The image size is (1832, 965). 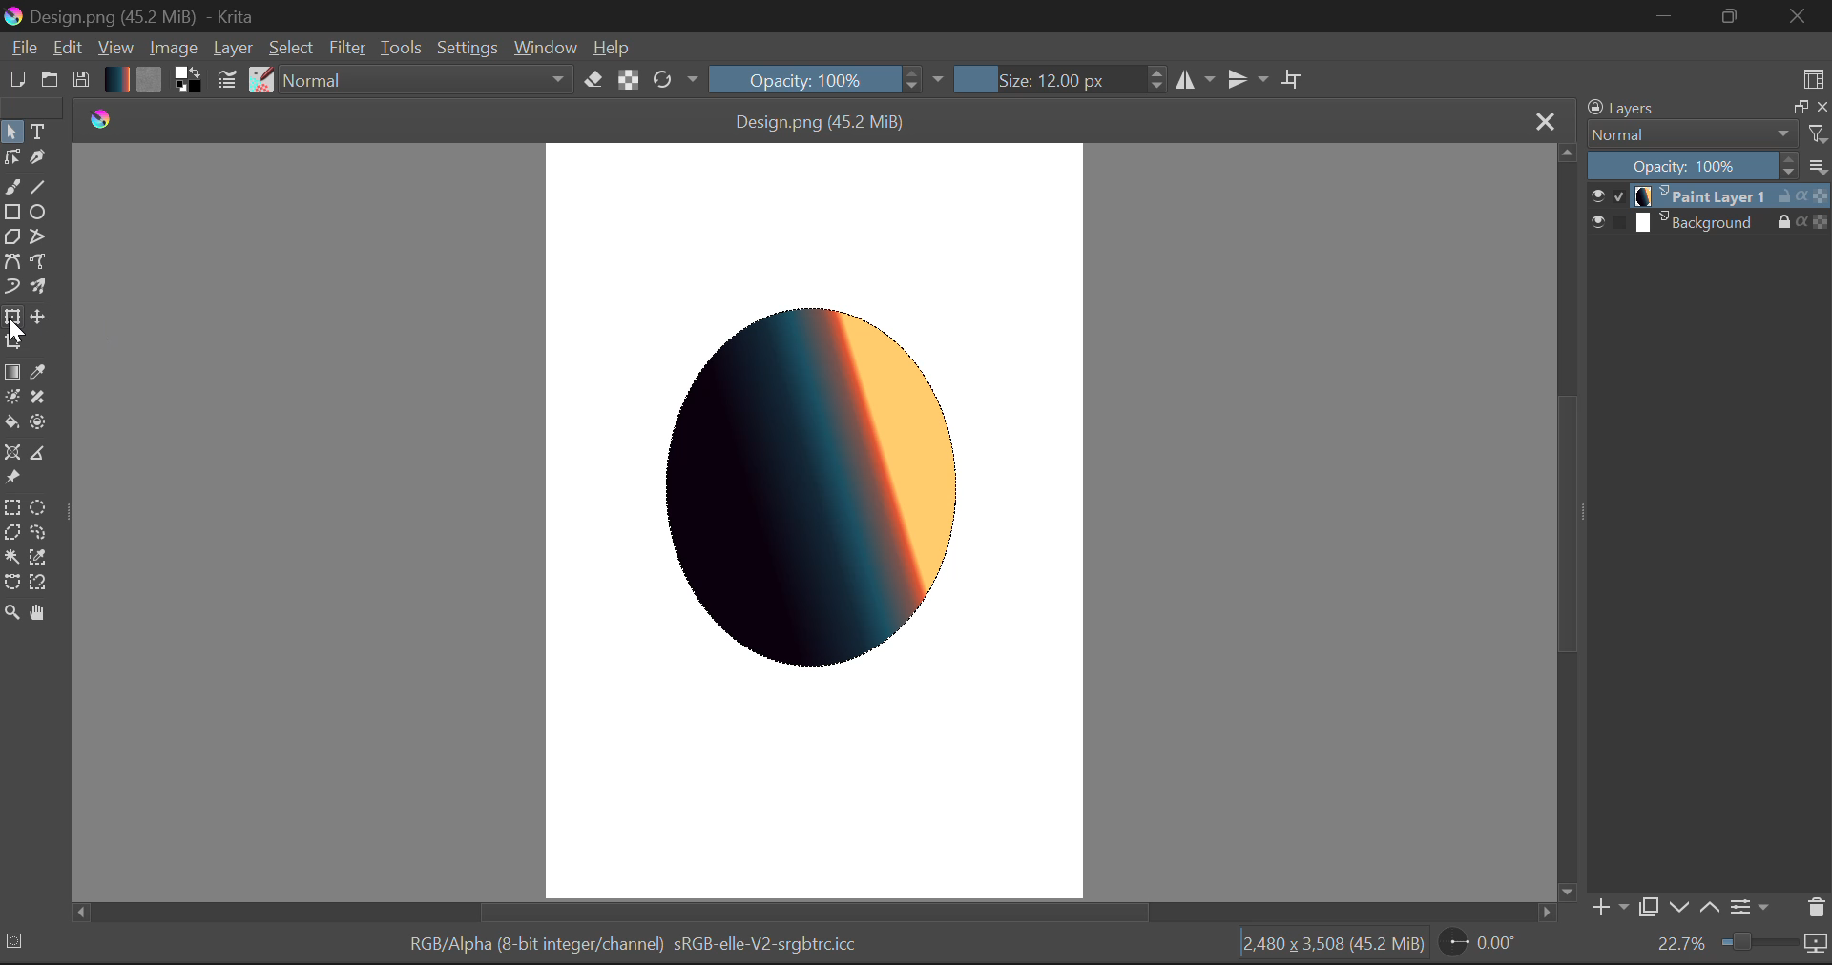 I want to click on Scroll Bar, so click(x=1564, y=521).